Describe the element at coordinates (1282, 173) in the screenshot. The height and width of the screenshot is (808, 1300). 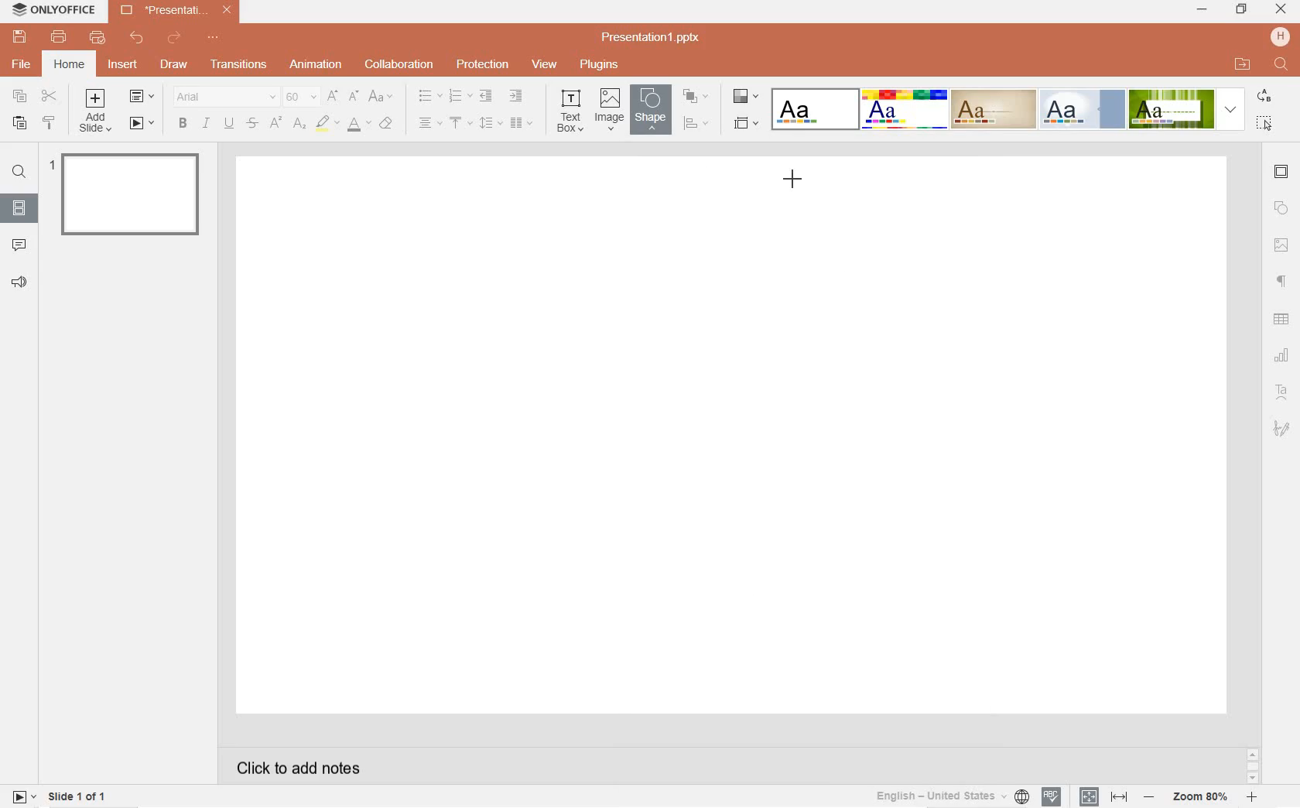
I see `slide settings` at that location.